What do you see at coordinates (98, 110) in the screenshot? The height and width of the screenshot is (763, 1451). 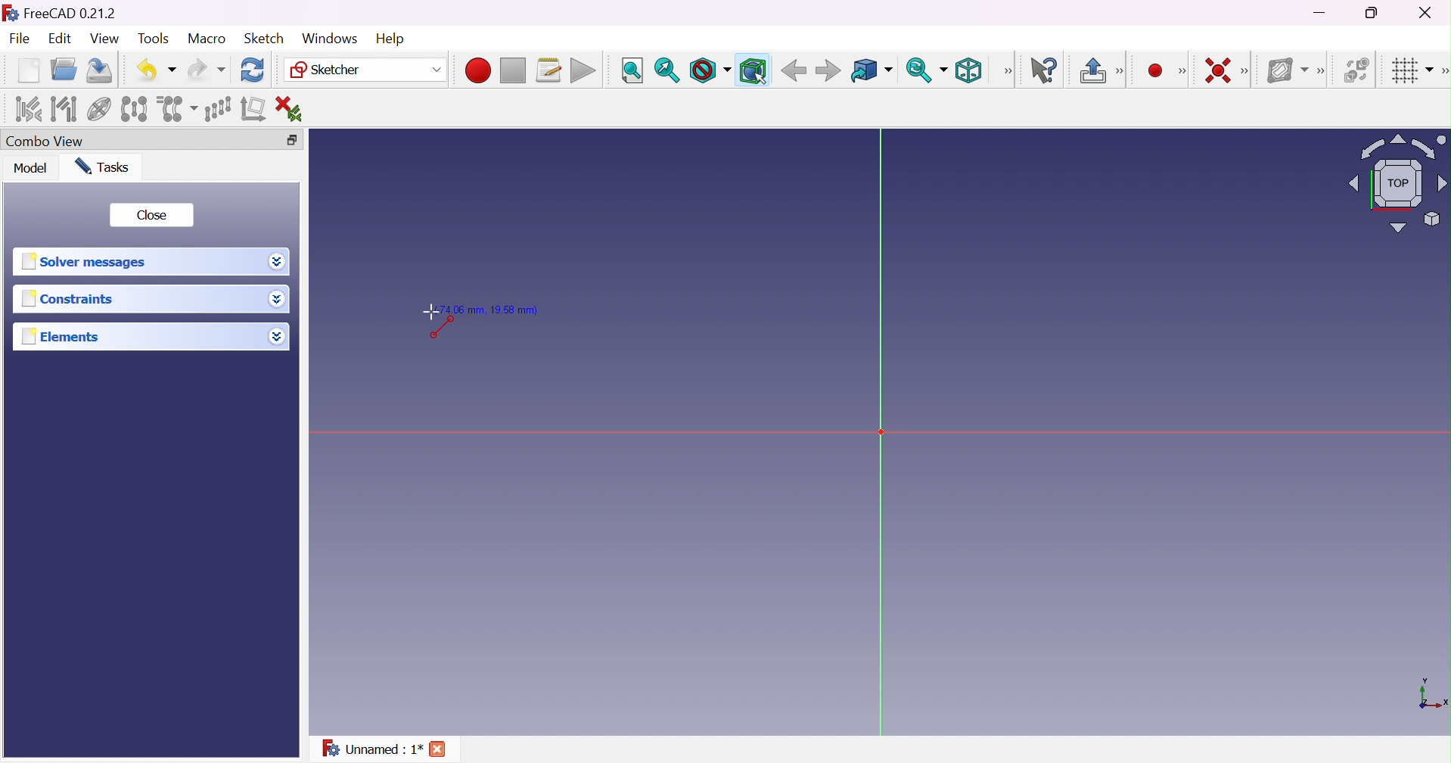 I see `Show/hide internal geometry` at bounding box center [98, 110].